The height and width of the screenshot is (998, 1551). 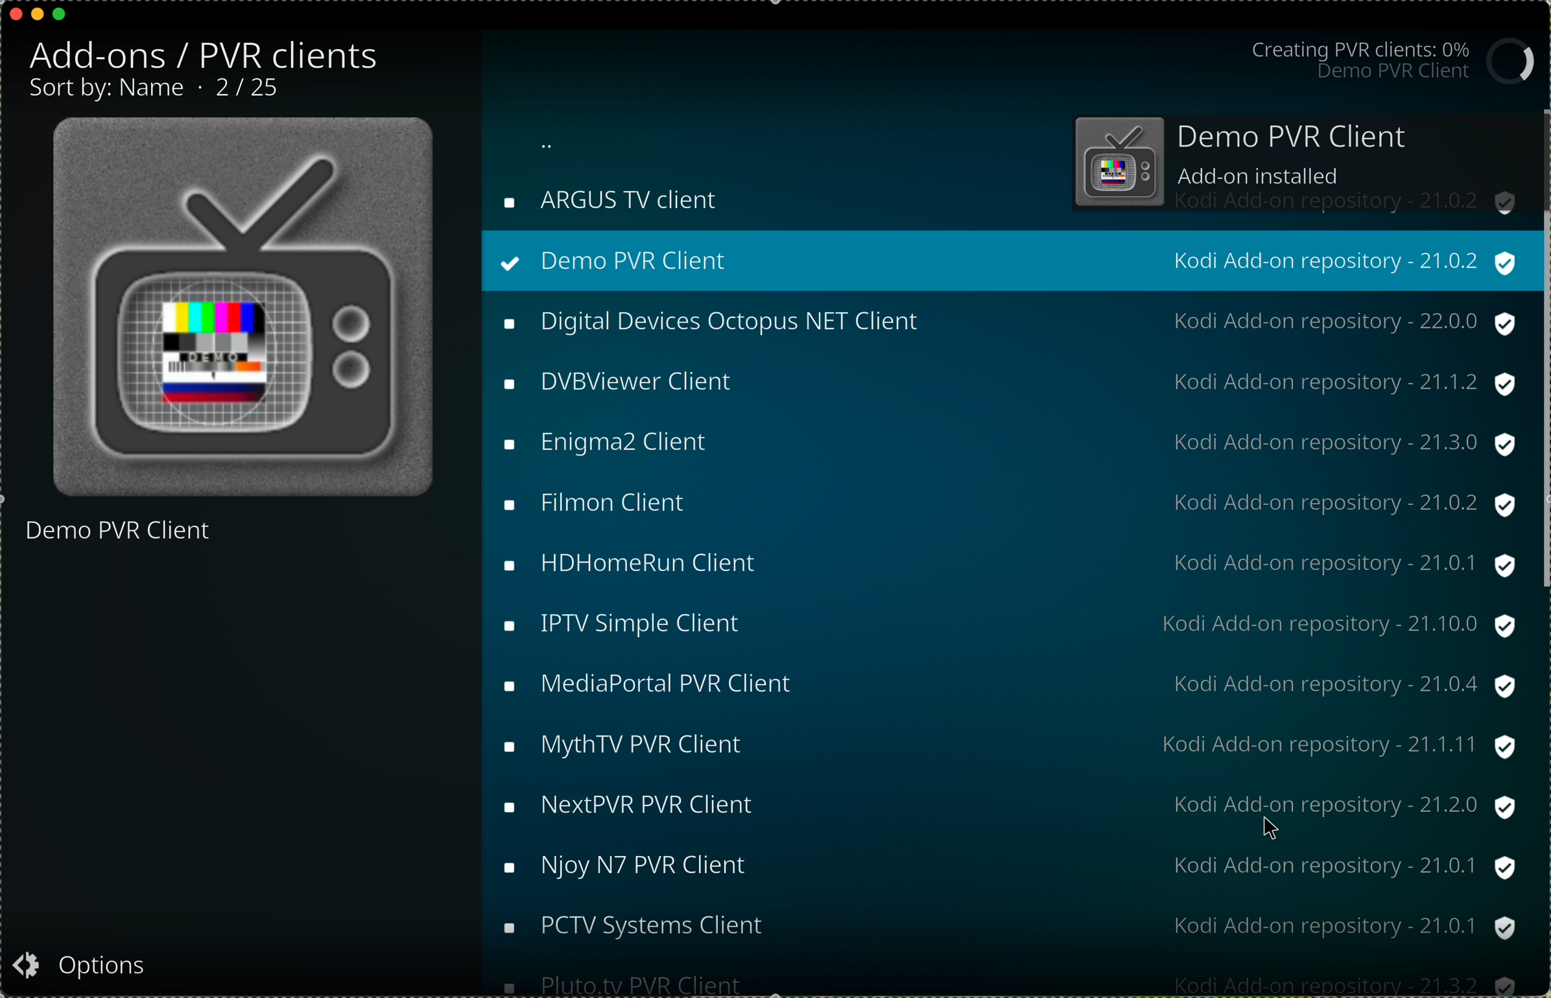 What do you see at coordinates (1004, 625) in the screenshot?
I see `` at bounding box center [1004, 625].